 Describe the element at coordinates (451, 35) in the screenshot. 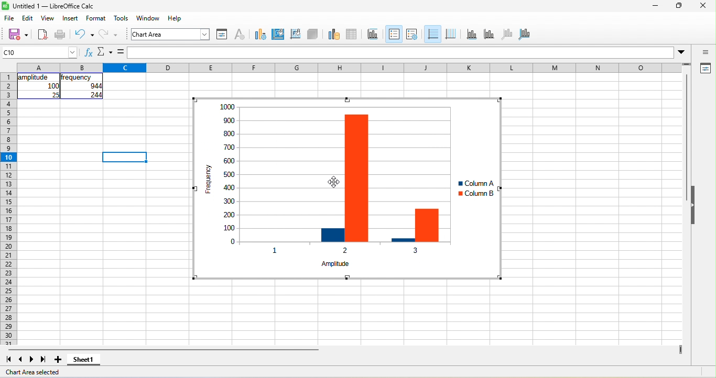

I see `vertical grids` at that location.